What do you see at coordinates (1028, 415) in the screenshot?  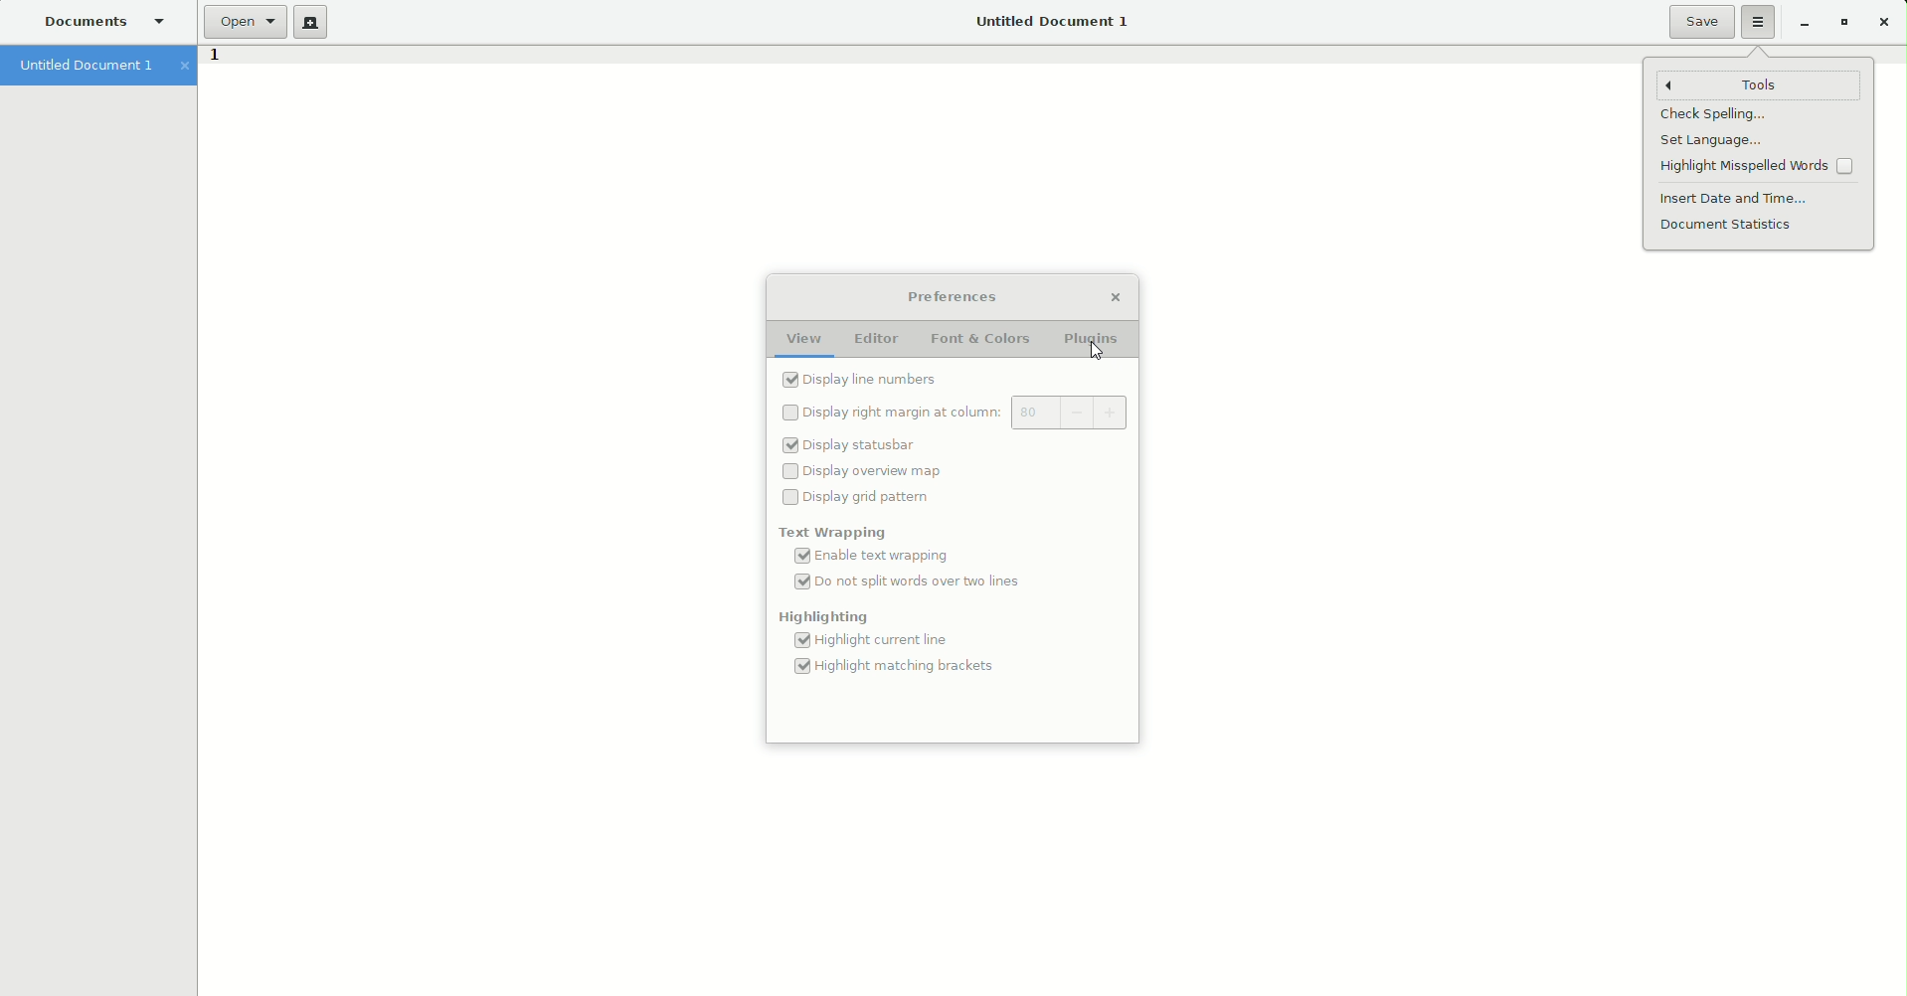 I see `80` at bounding box center [1028, 415].